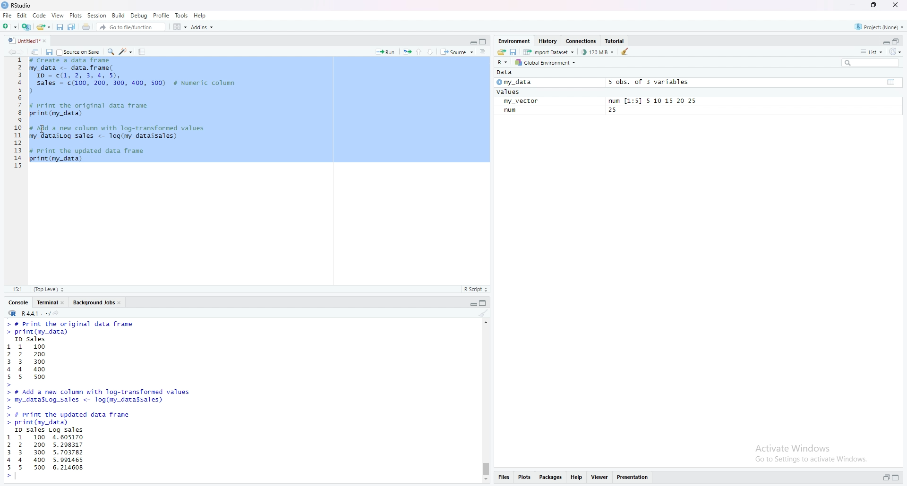 The width and height of the screenshot is (907, 486). What do you see at coordinates (549, 64) in the screenshot?
I see `global environment` at bounding box center [549, 64].